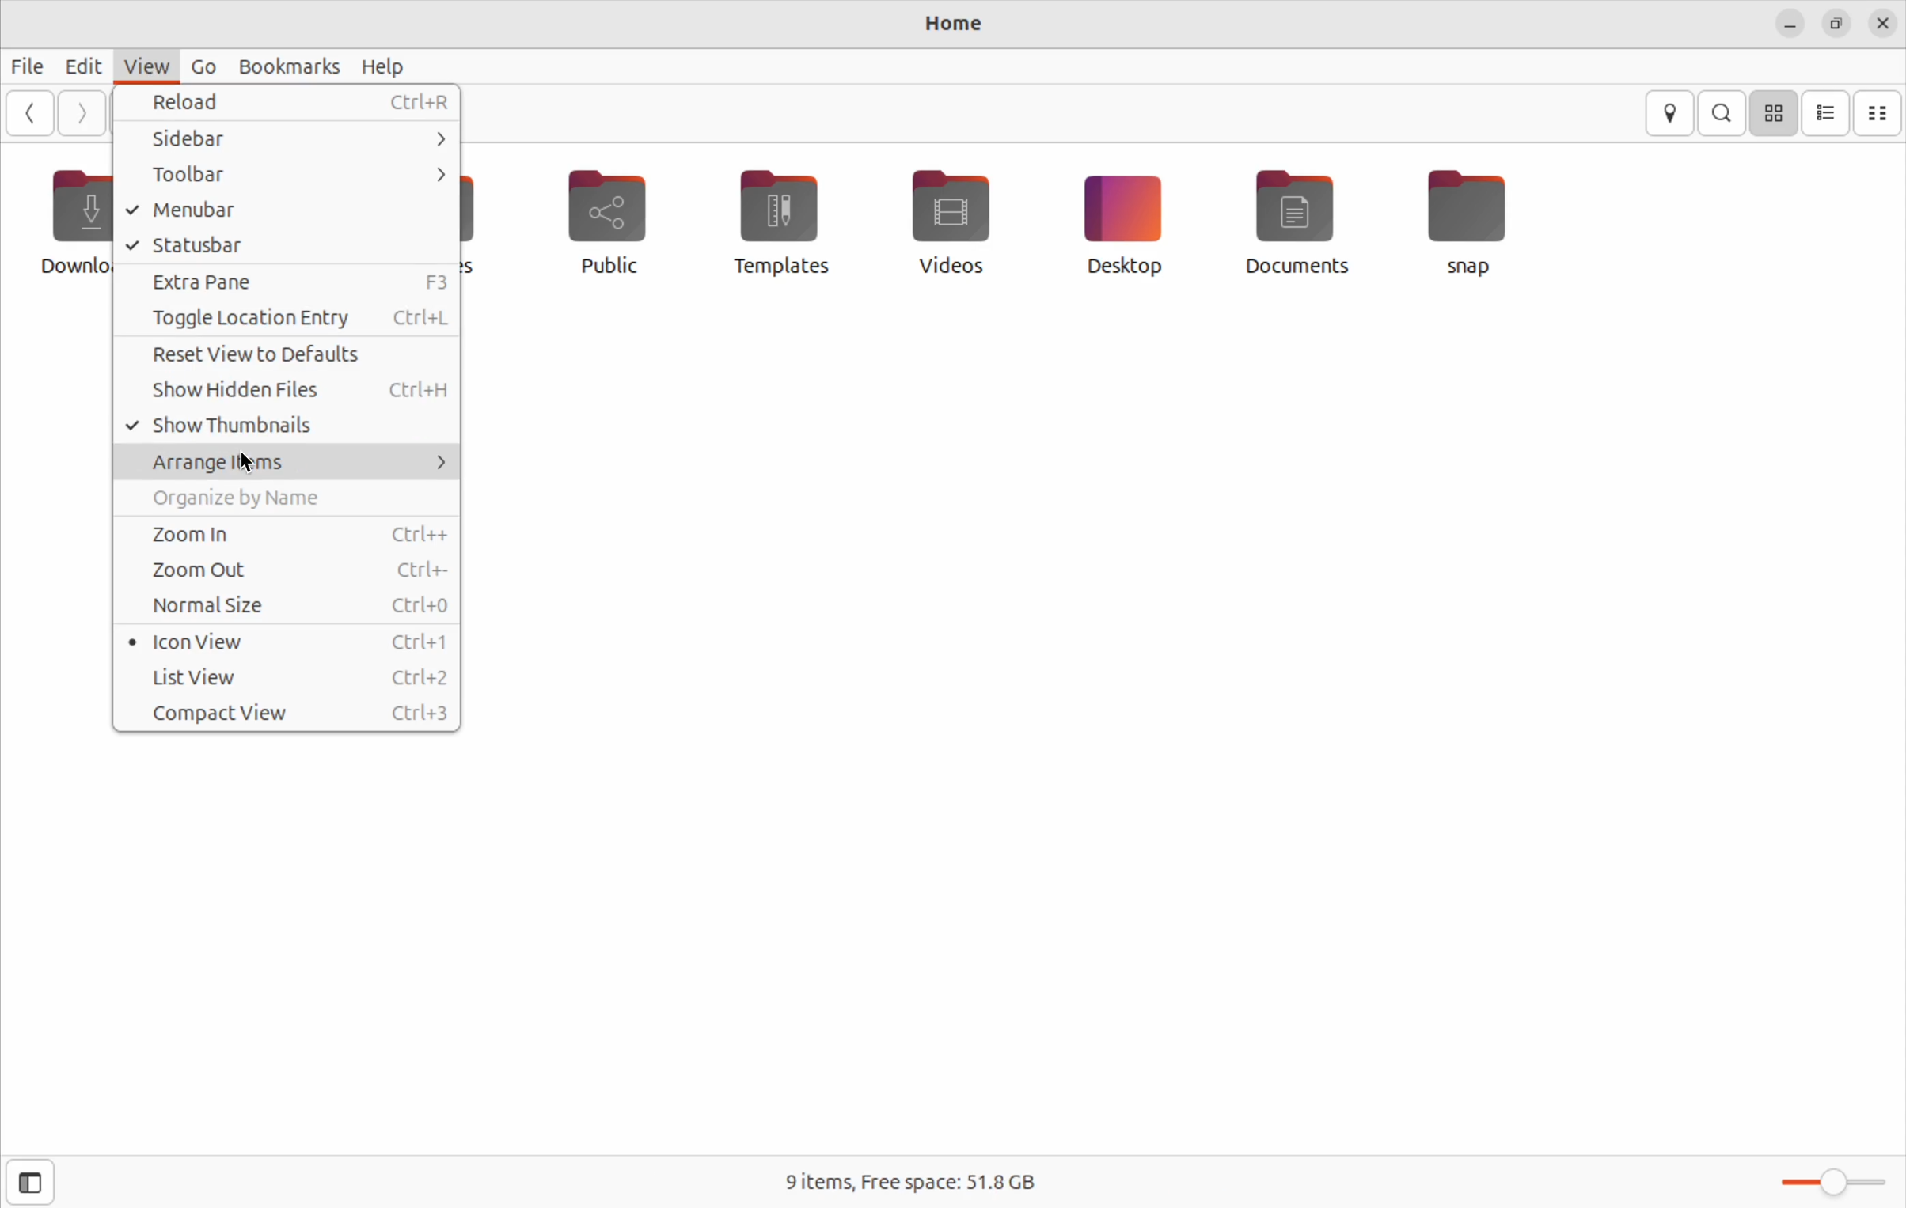 The width and height of the screenshot is (1906, 1208). I want to click on Snap file, so click(1469, 218).